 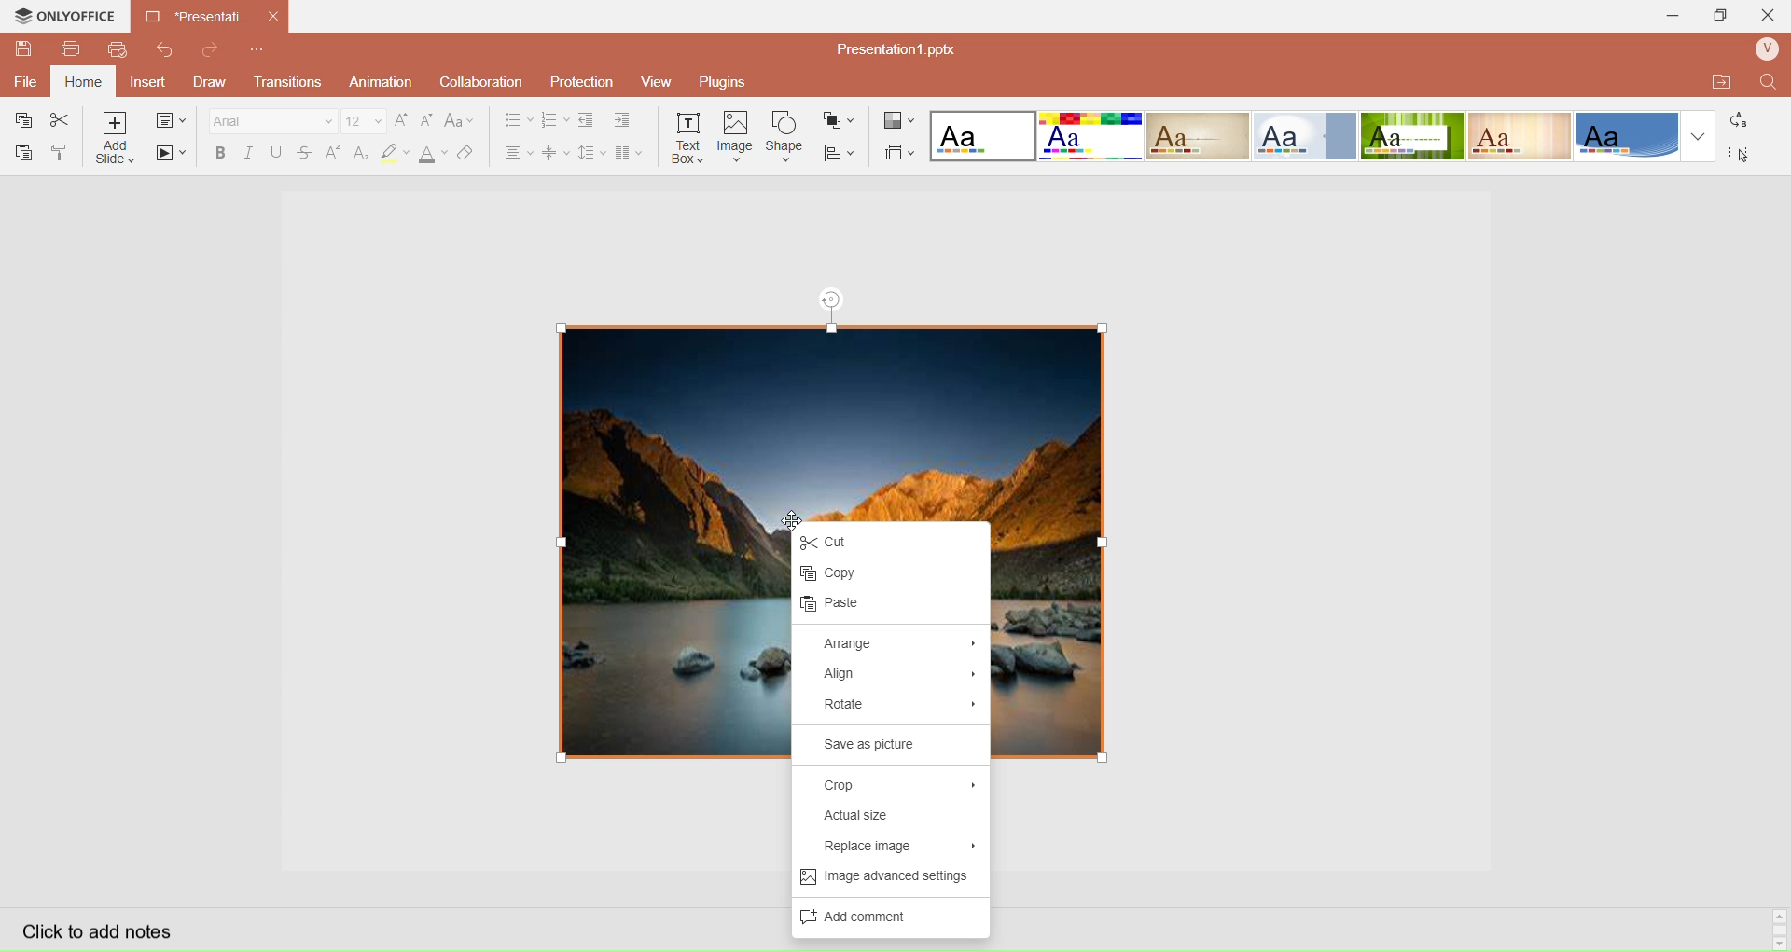 I want to click on Underline, so click(x=276, y=154).